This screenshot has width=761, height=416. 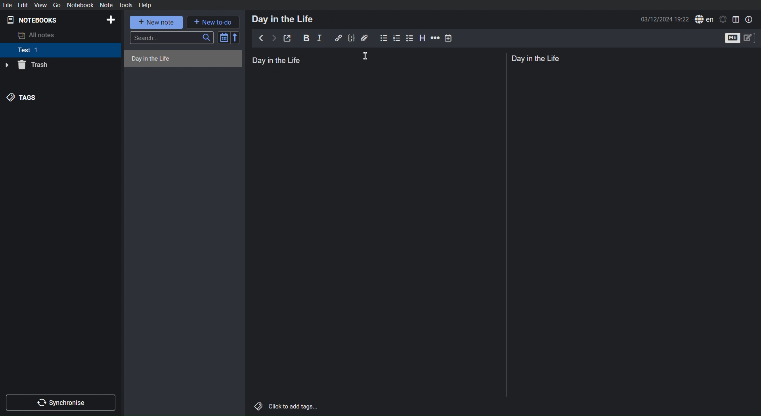 What do you see at coordinates (287, 38) in the screenshot?
I see `Edit externally` at bounding box center [287, 38].